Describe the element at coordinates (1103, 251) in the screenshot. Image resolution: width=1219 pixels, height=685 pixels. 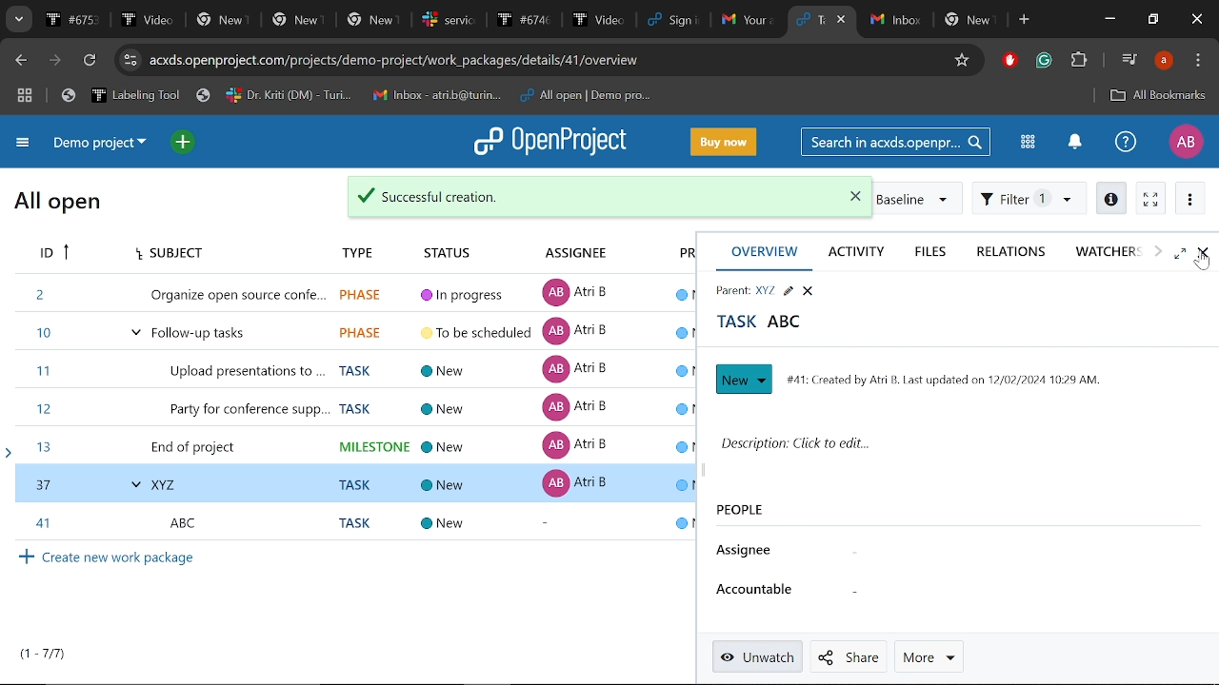
I see `Watcher` at that location.